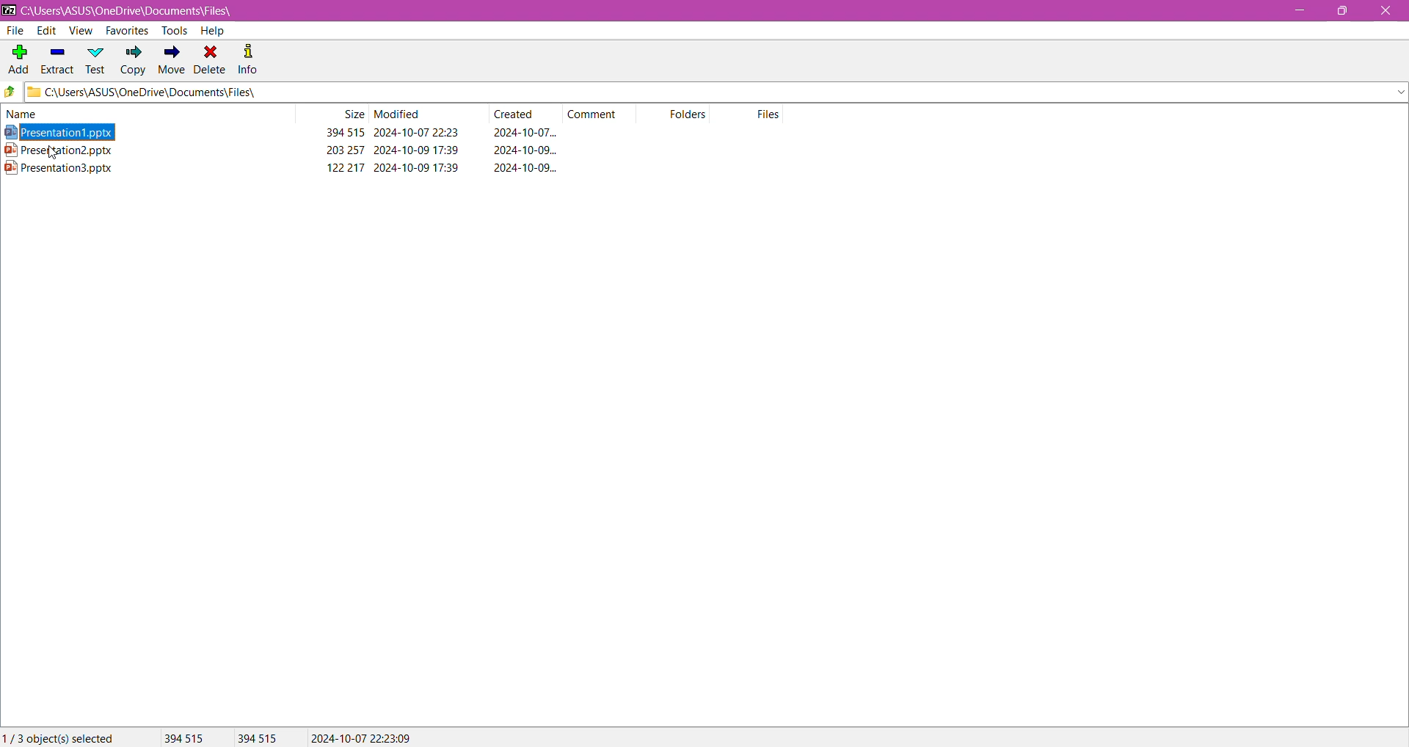  Describe the element at coordinates (10, 93) in the screenshot. I see `Move back one step` at that location.